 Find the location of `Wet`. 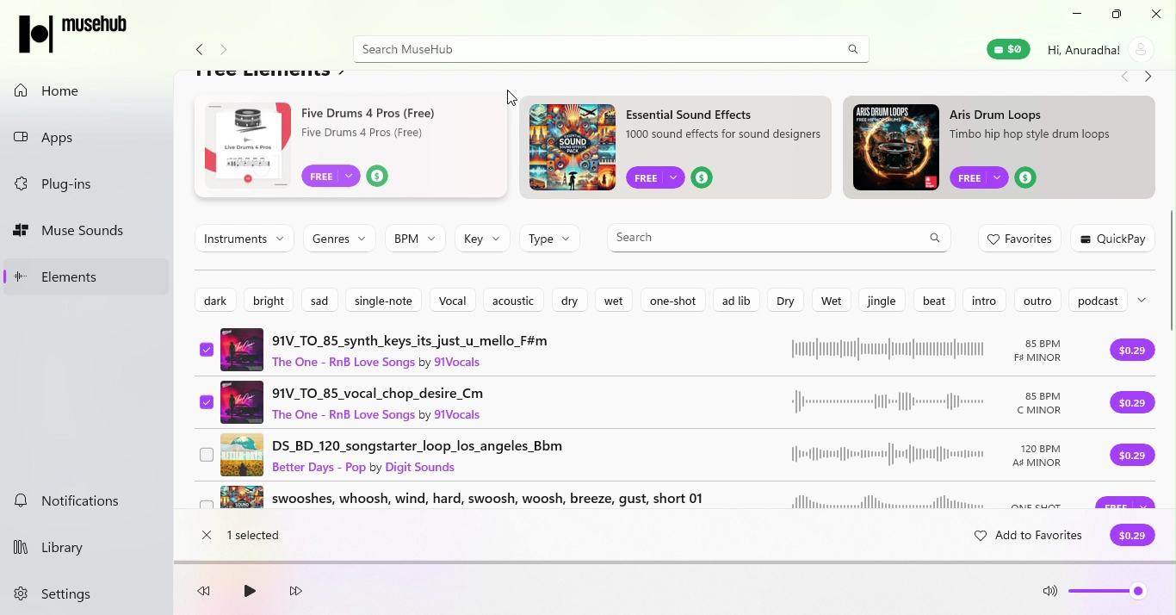

Wet is located at coordinates (617, 301).